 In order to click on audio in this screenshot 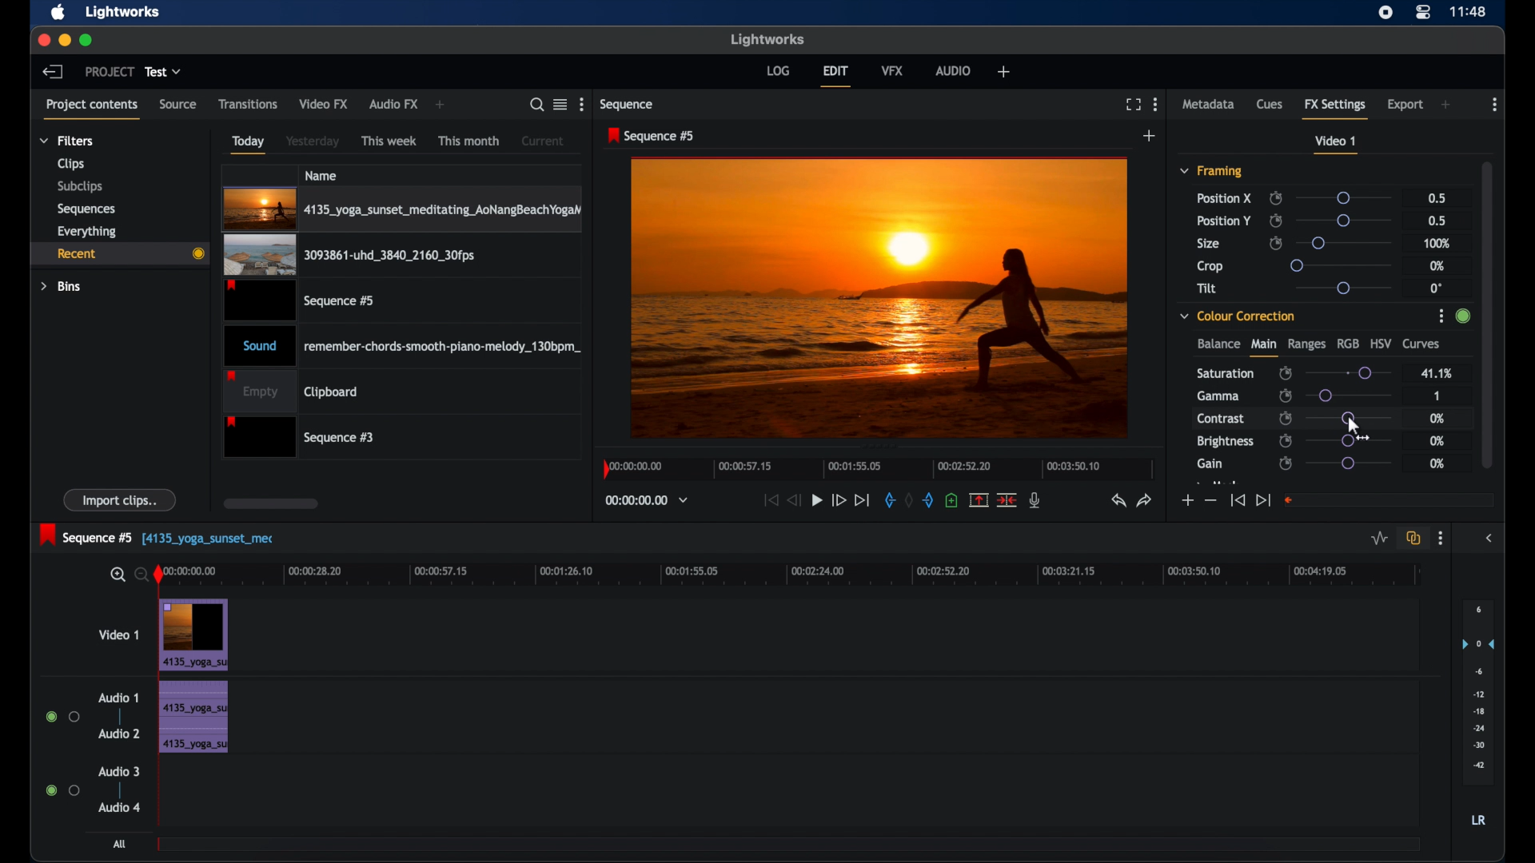, I will do `click(955, 70)`.